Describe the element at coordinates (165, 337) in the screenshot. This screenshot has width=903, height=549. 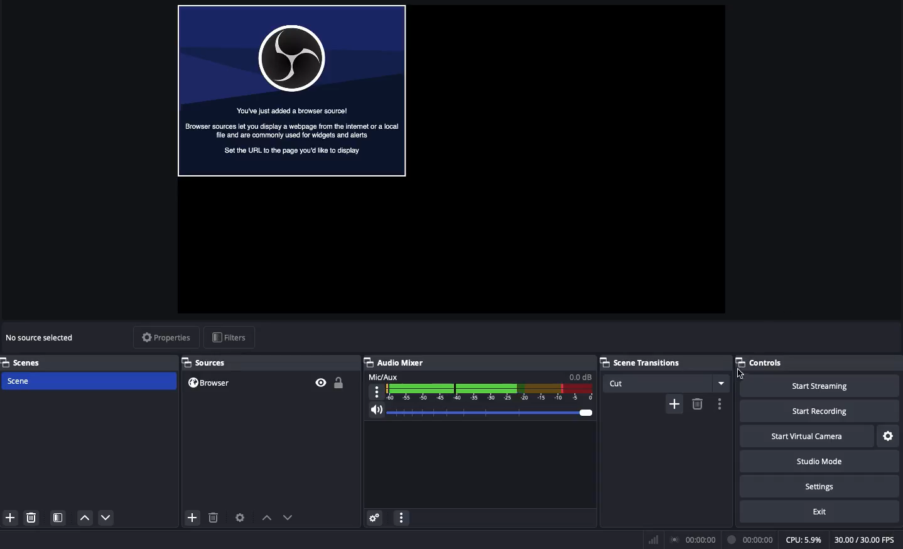
I see `Properties` at that location.